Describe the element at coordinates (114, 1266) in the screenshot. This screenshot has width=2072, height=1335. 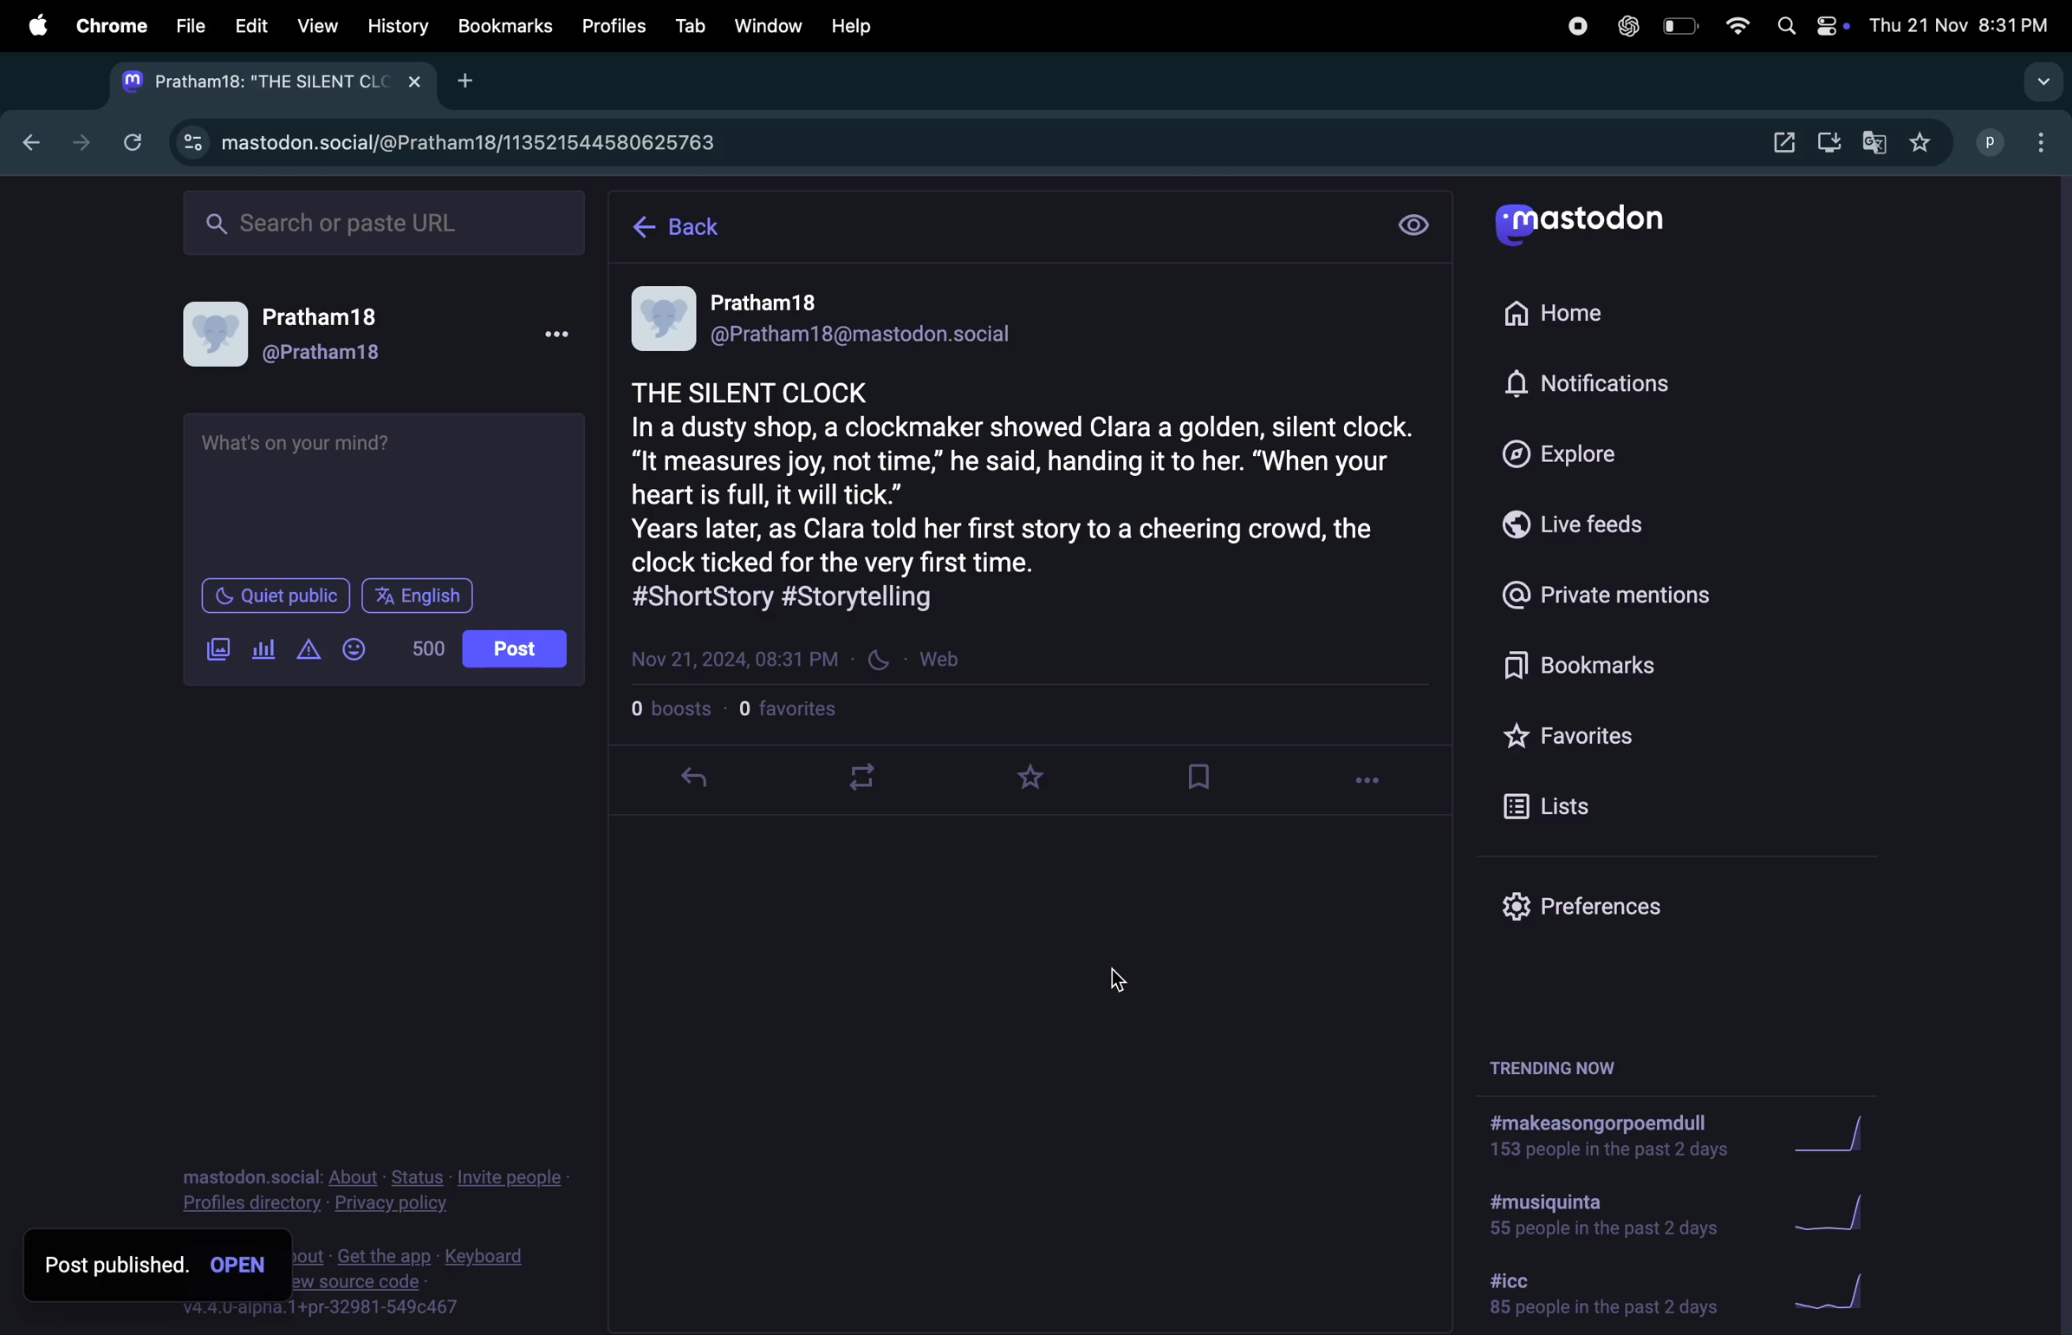
I see `post published` at that location.